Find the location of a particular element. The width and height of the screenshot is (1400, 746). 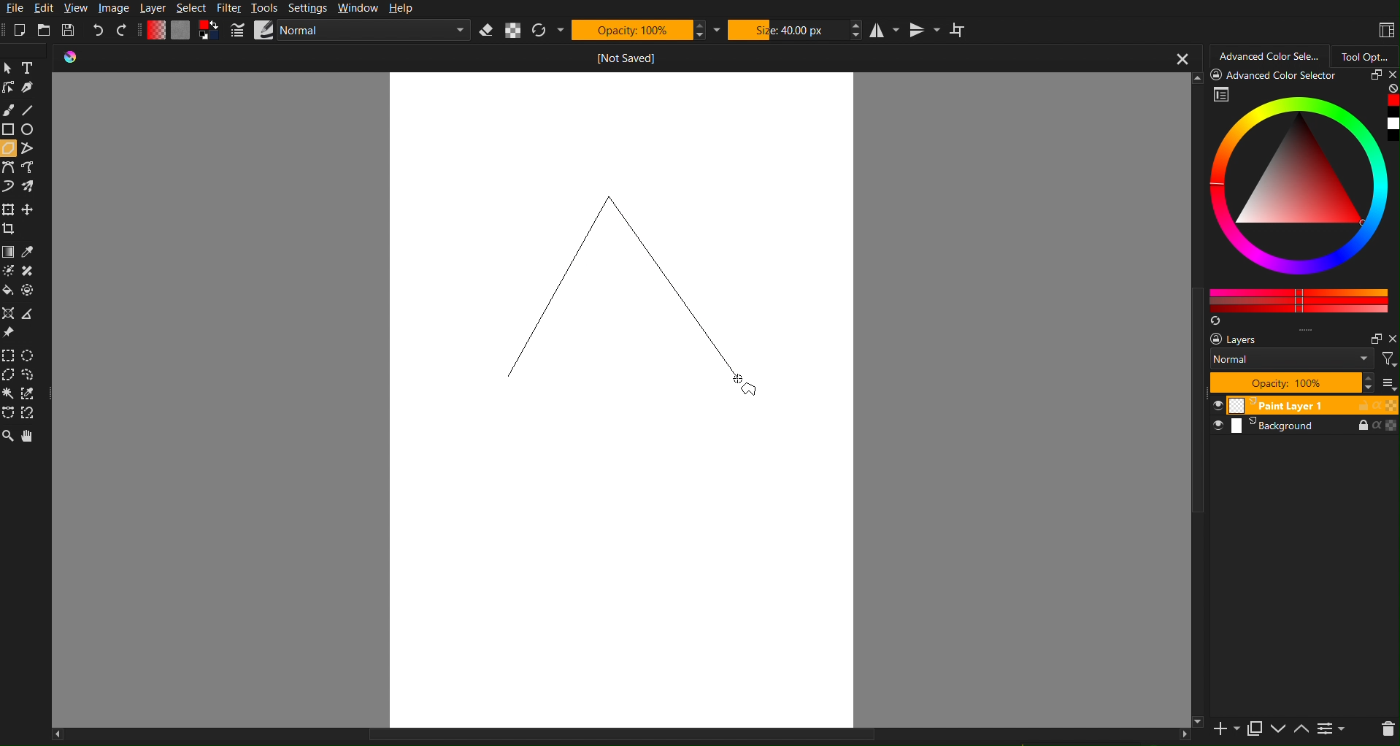

edit shapes tool is located at coordinates (9, 88).